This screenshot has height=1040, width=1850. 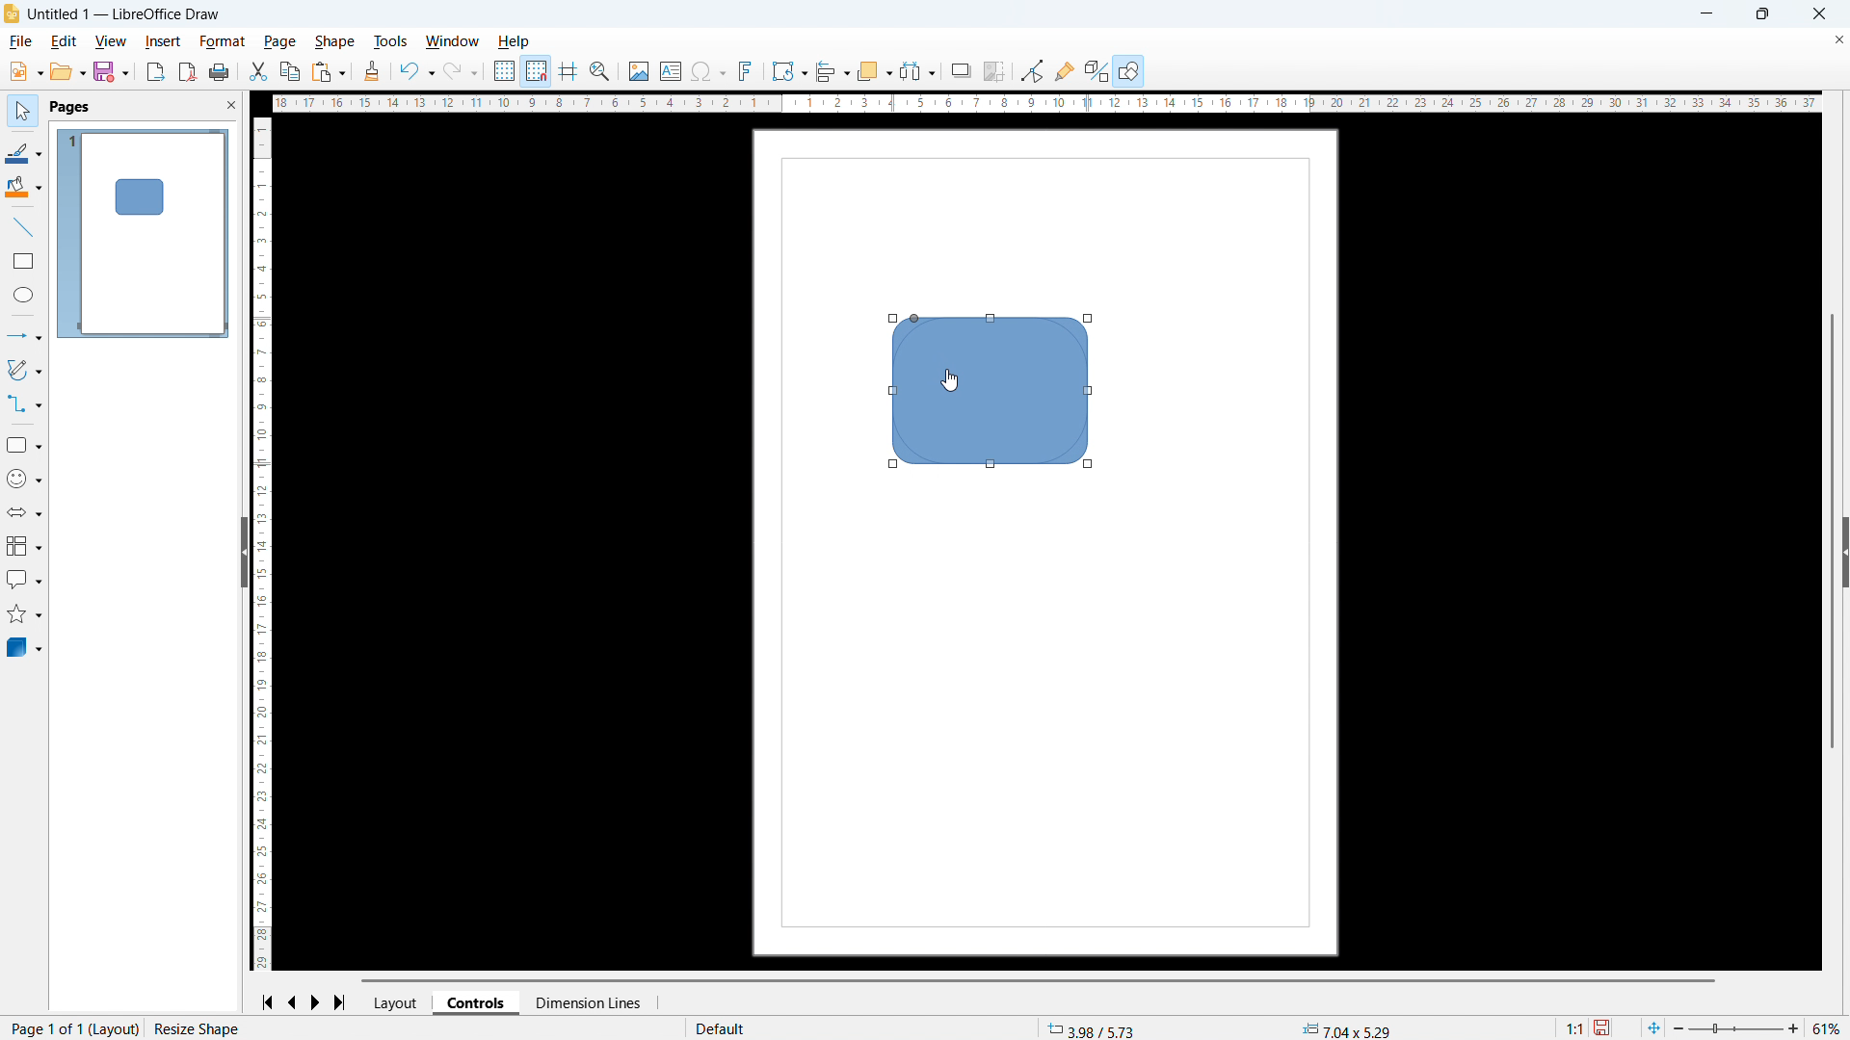 What do you see at coordinates (1707, 14) in the screenshot?
I see `minimise ` at bounding box center [1707, 14].